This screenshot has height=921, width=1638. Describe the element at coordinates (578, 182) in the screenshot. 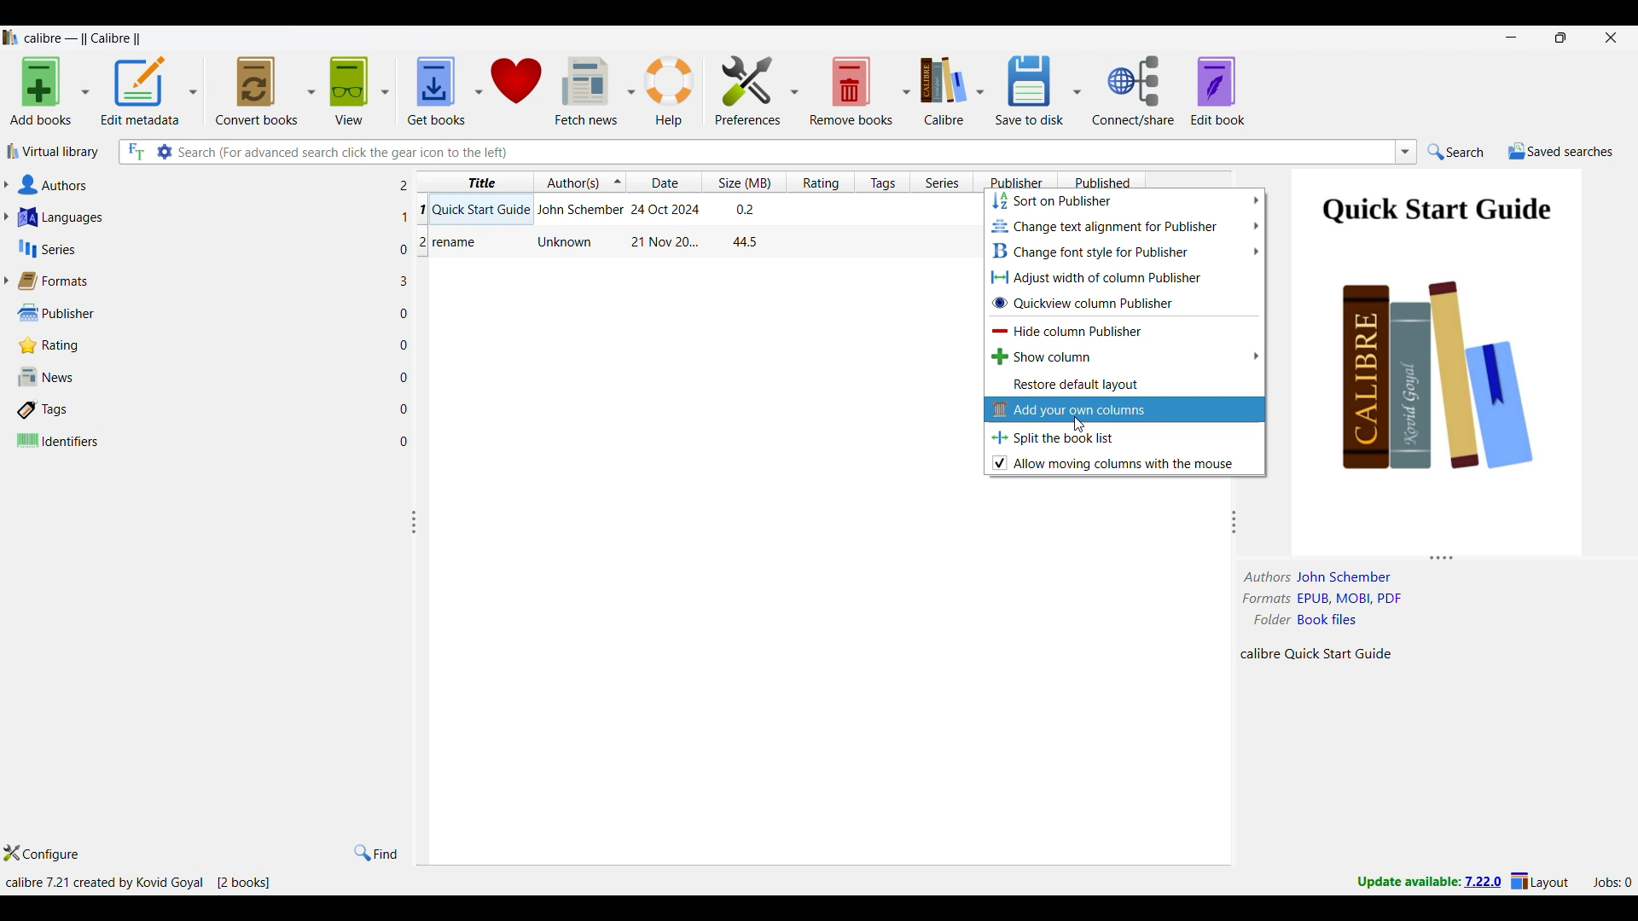

I see `Authors column, current sorting` at that location.